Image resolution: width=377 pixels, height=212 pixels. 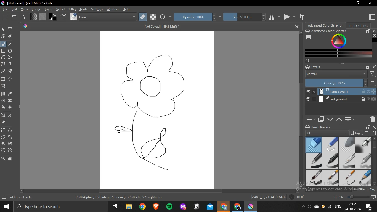 I want to click on tools, so click(x=84, y=9).